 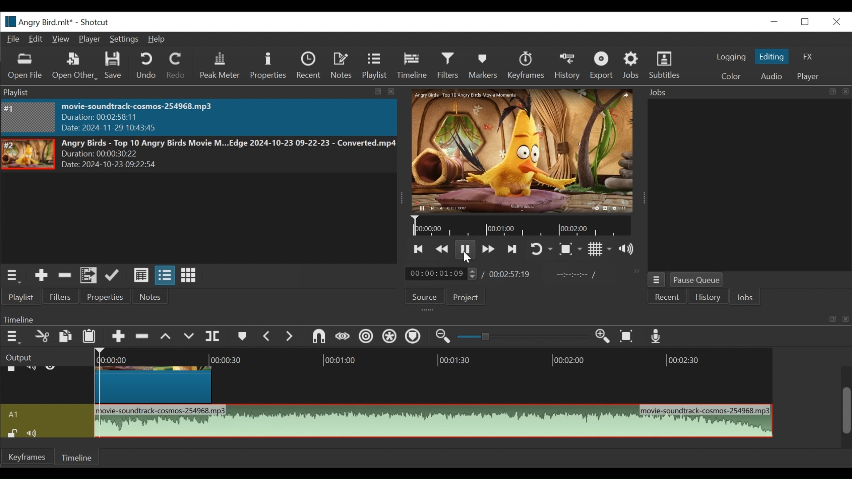 What do you see at coordinates (317, 338) in the screenshot?
I see `Snap` at bounding box center [317, 338].